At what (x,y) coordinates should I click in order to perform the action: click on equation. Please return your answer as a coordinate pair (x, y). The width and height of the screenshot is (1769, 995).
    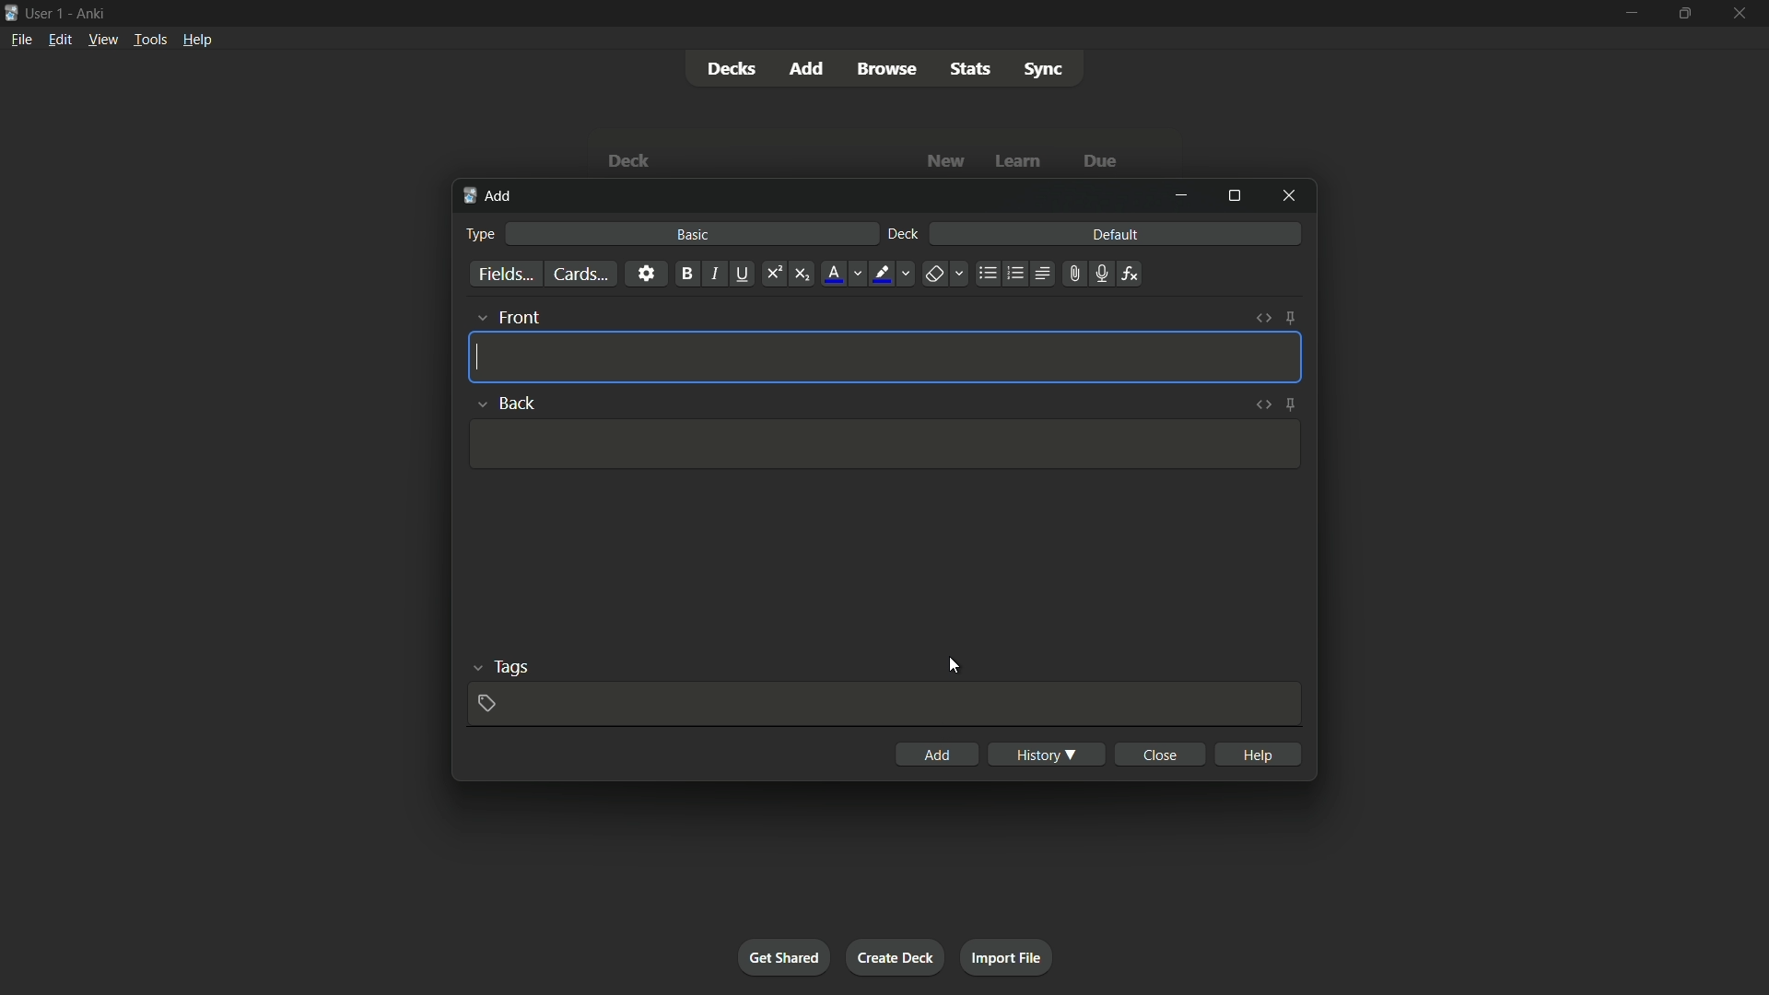
    Looking at the image, I should click on (1131, 273).